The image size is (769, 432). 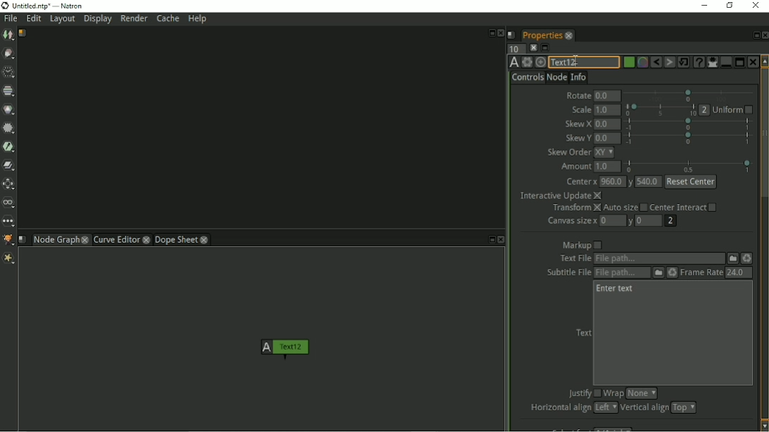 I want to click on text12, so click(x=285, y=350).